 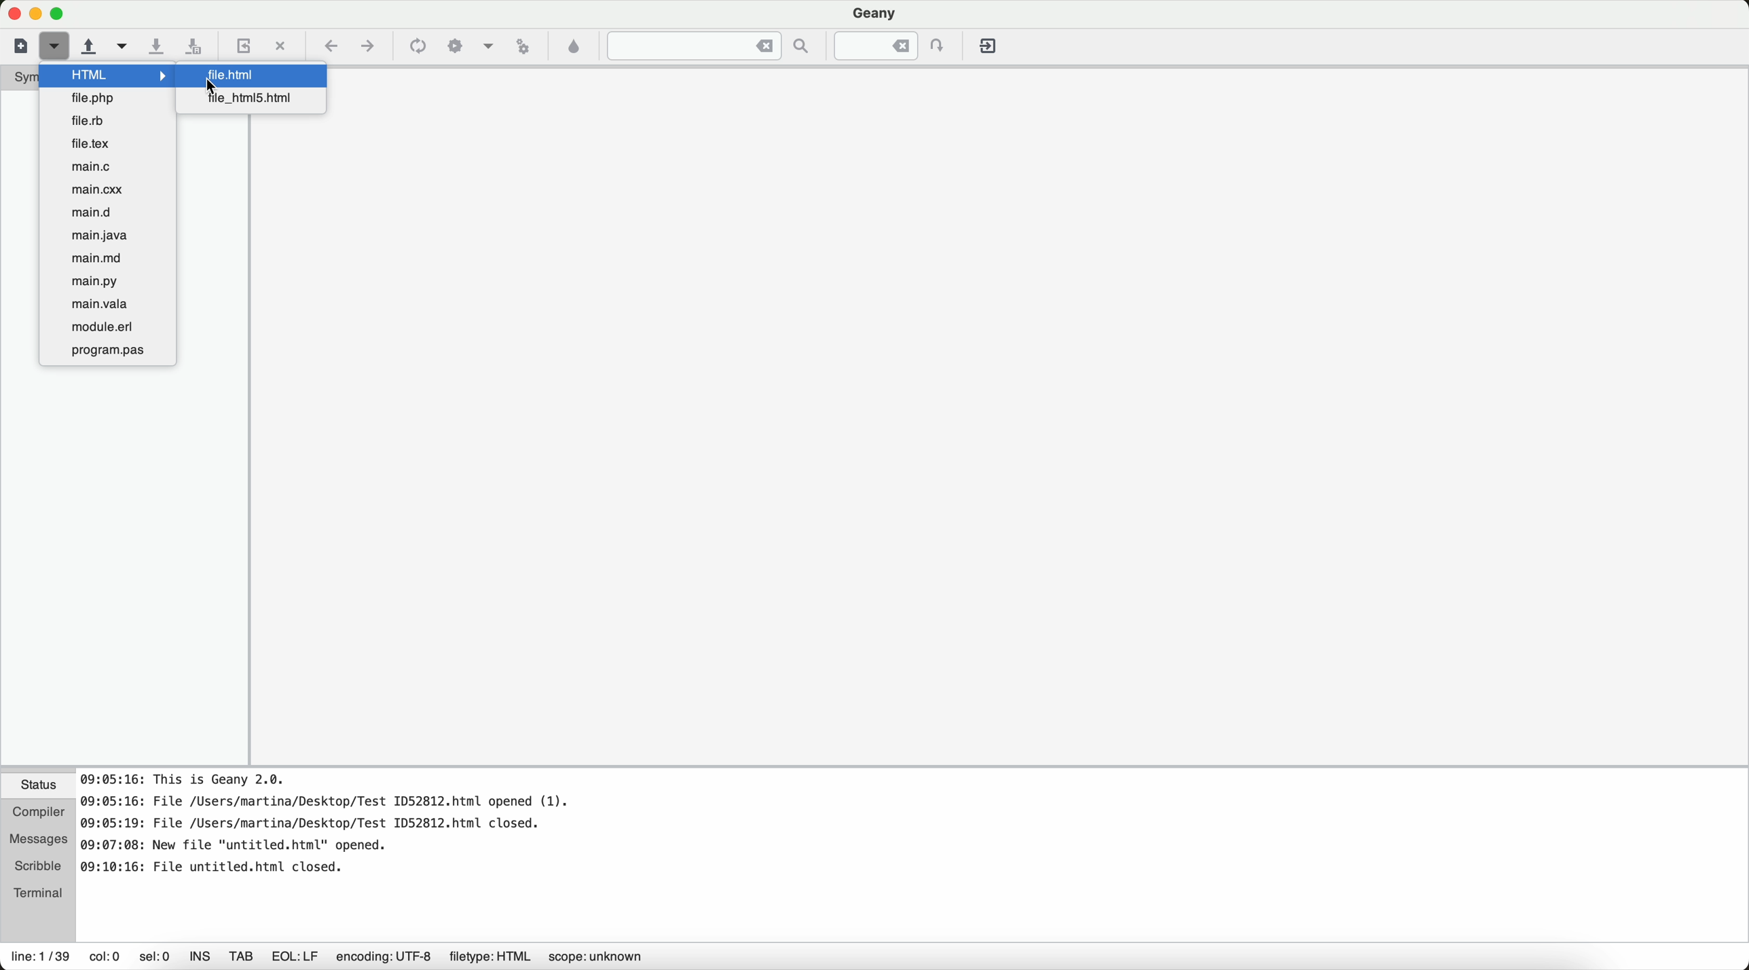 I want to click on navigate foward, so click(x=368, y=45).